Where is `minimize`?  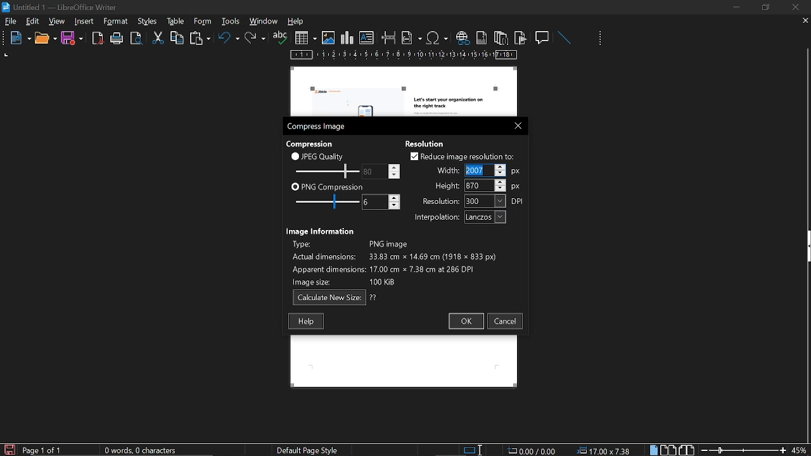 minimize is located at coordinates (736, 7).